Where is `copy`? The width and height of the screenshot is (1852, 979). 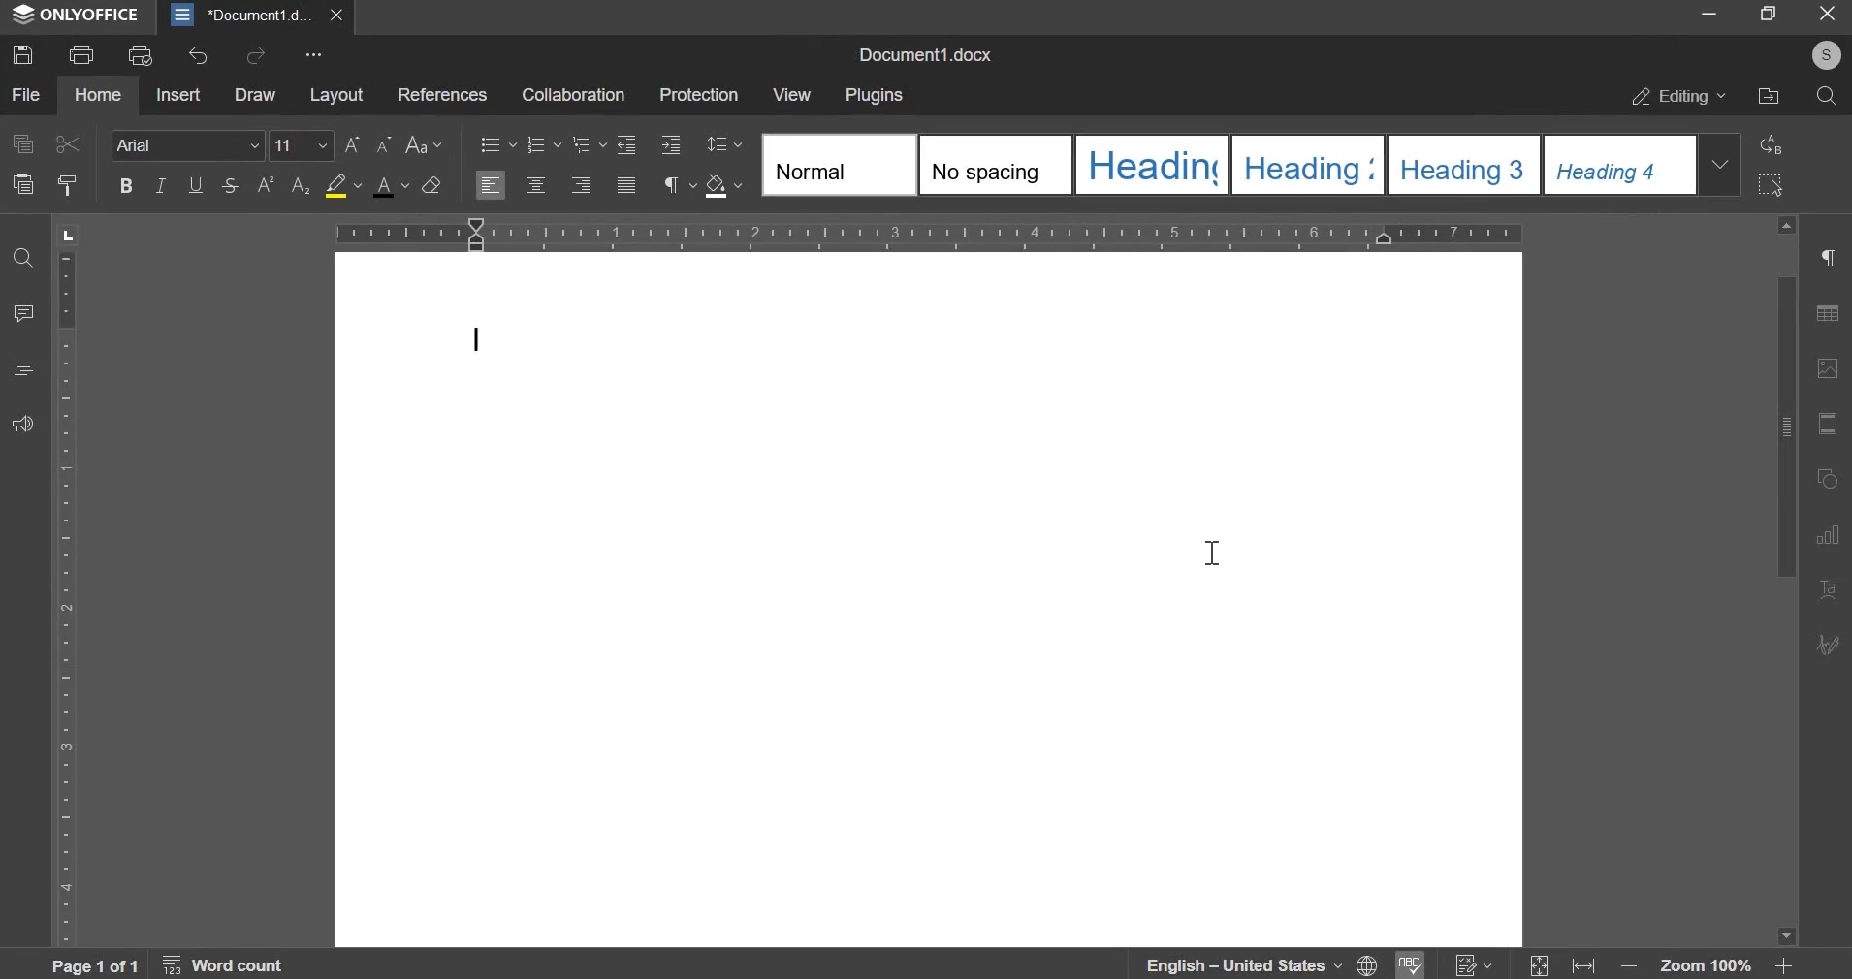
copy is located at coordinates (27, 147).